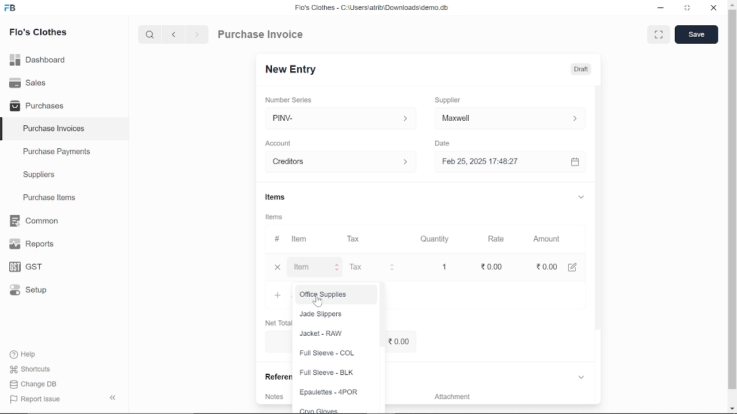 The width and height of the screenshot is (737, 414). What do you see at coordinates (24, 354) in the screenshot?
I see `Help` at bounding box center [24, 354].